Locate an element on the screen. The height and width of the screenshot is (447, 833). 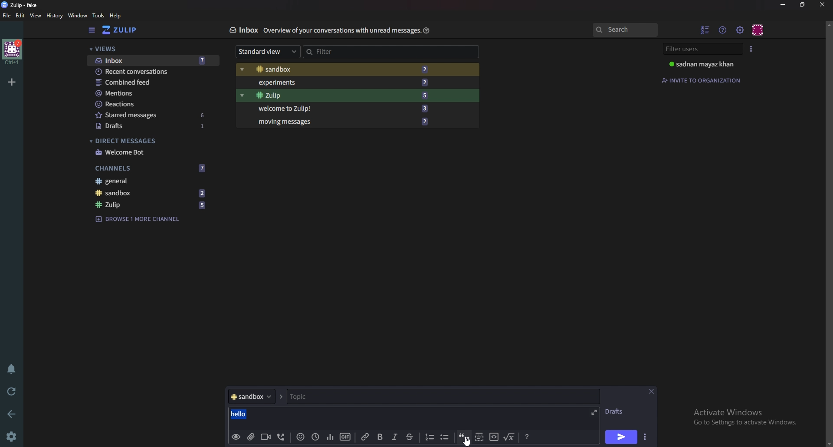
# sandbox is located at coordinates (251, 396).